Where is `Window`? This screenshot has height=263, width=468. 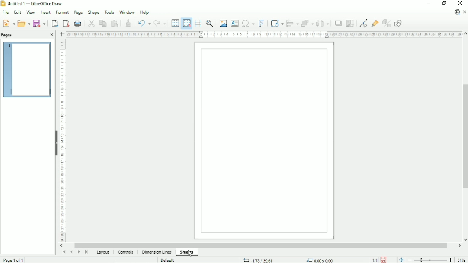
Window is located at coordinates (127, 12).